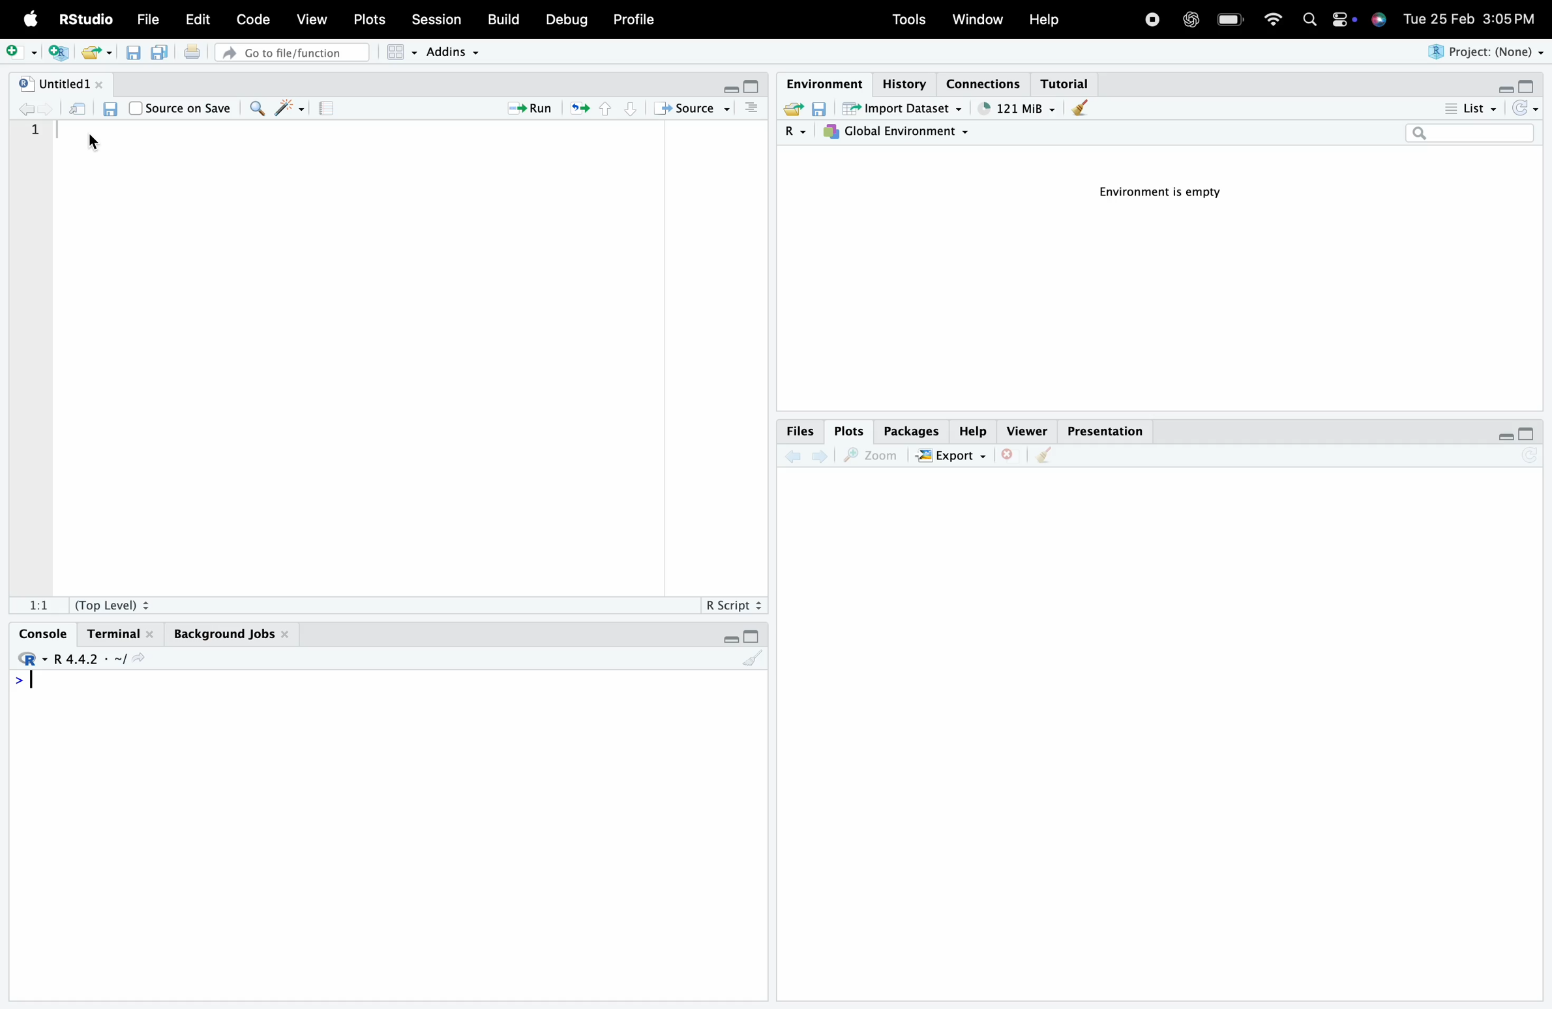  What do you see at coordinates (732, 89) in the screenshot?
I see `Minimize` at bounding box center [732, 89].